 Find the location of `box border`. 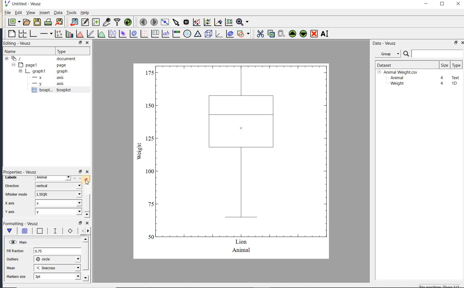

box border is located at coordinates (39, 231).